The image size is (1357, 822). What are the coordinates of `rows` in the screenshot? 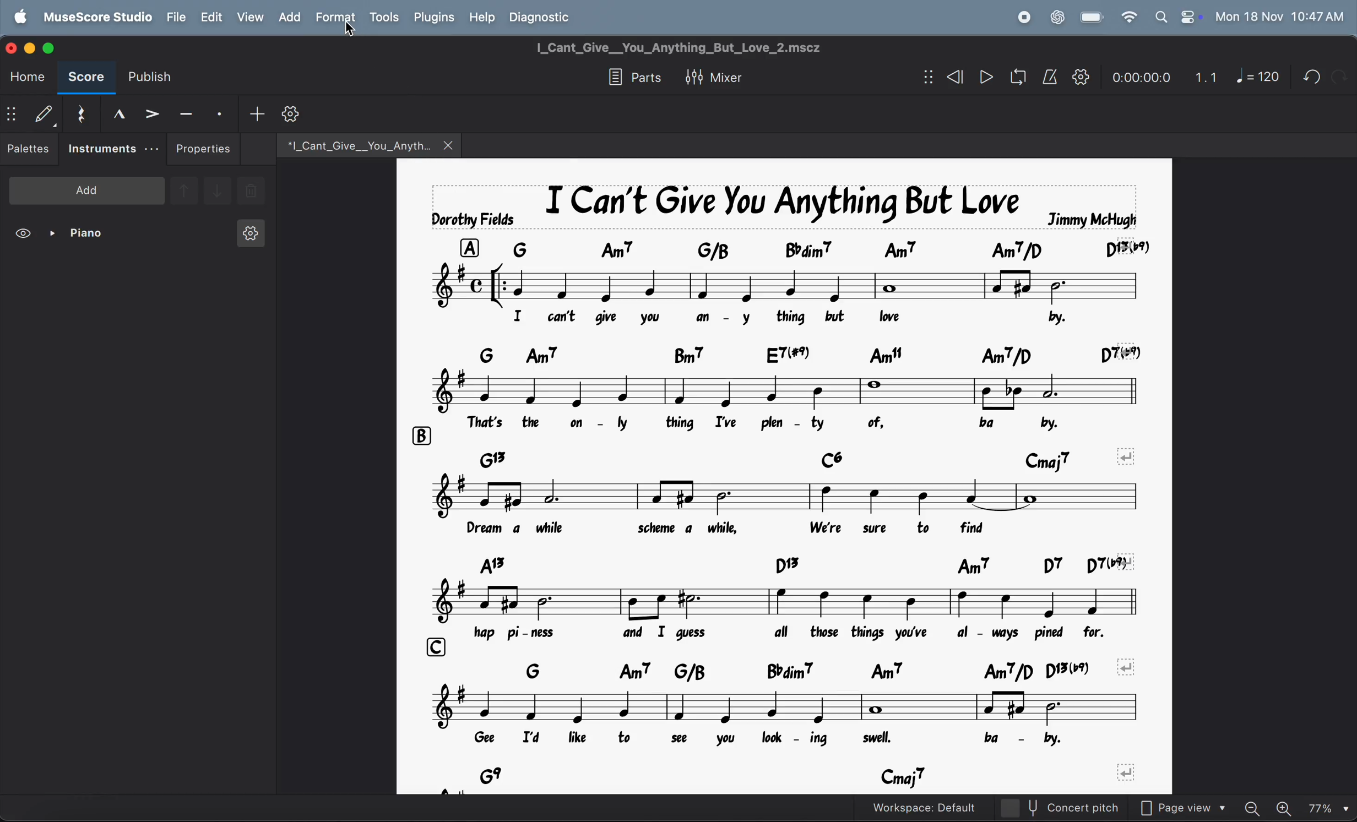 It's located at (469, 247).